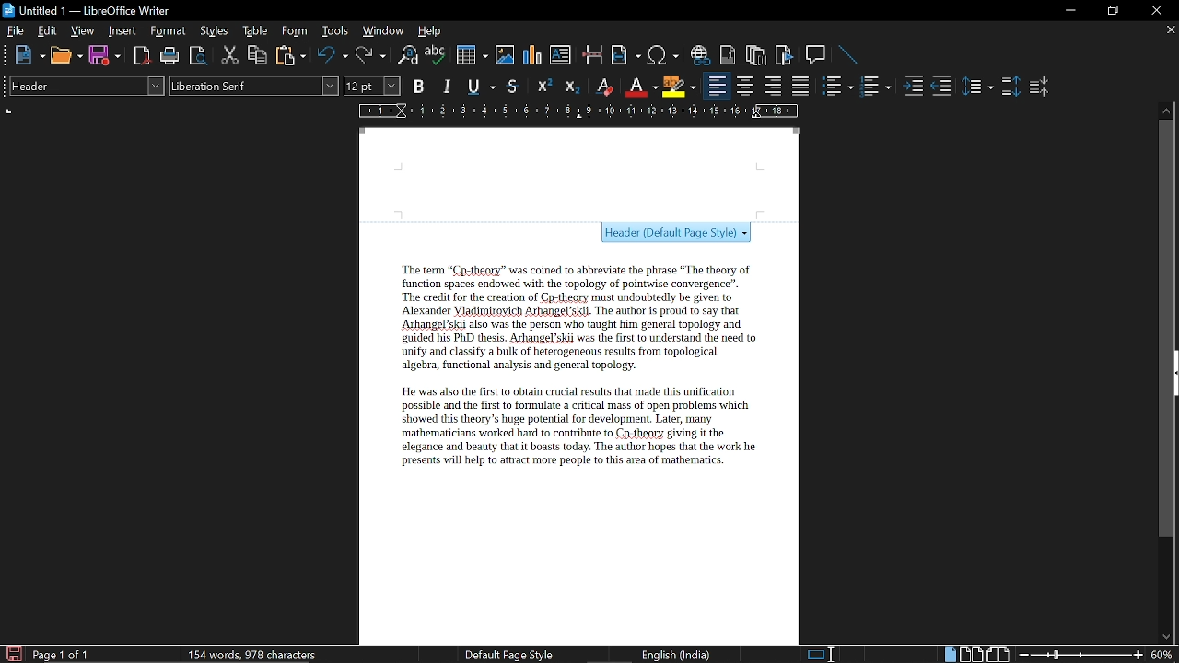 The image size is (1179, 663). What do you see at coordinates (197, 56) in the screenshot?
I see `Toggle preview` at bounding box center [197, 56].